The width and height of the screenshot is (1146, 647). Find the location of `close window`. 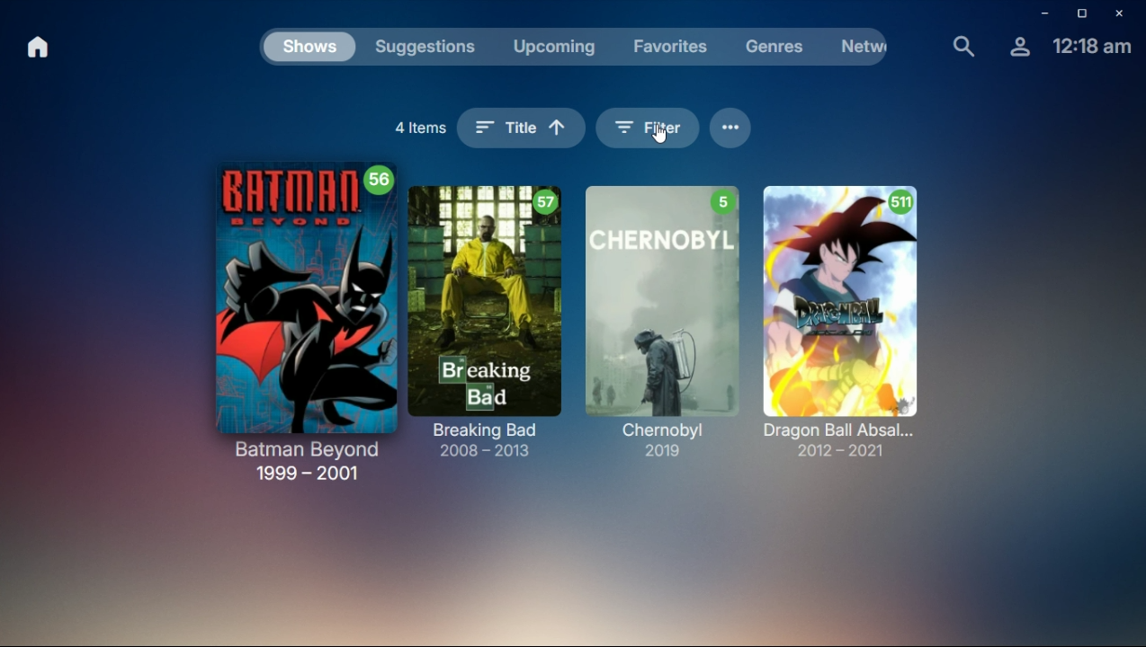

close window is located at coordinates (1125, 13).